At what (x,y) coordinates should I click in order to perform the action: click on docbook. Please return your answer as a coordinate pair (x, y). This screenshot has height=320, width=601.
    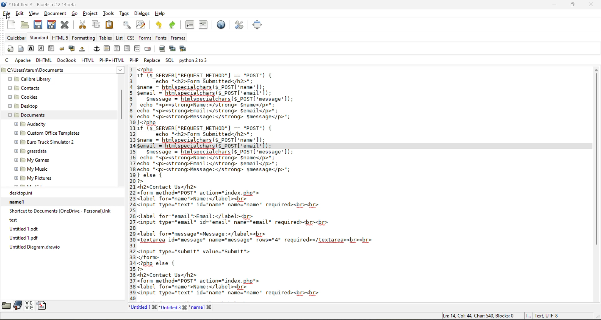
    Looking at the image, I should click on (67, 61).